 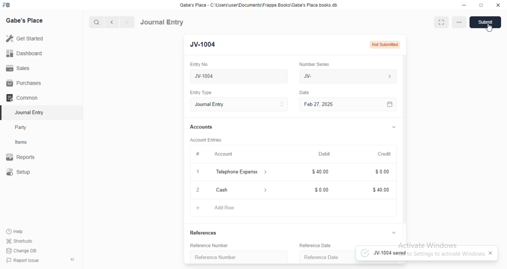 I want to click on Close, so click(x=497, y=6).